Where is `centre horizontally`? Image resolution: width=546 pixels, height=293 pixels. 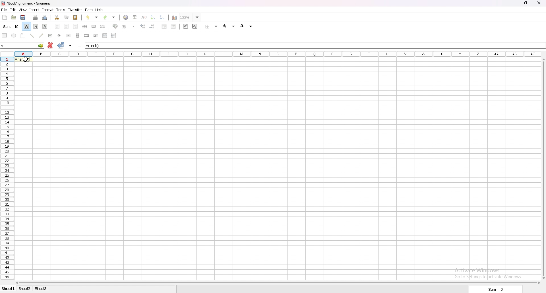
centre horizontally is located at coordinates (85, 27).